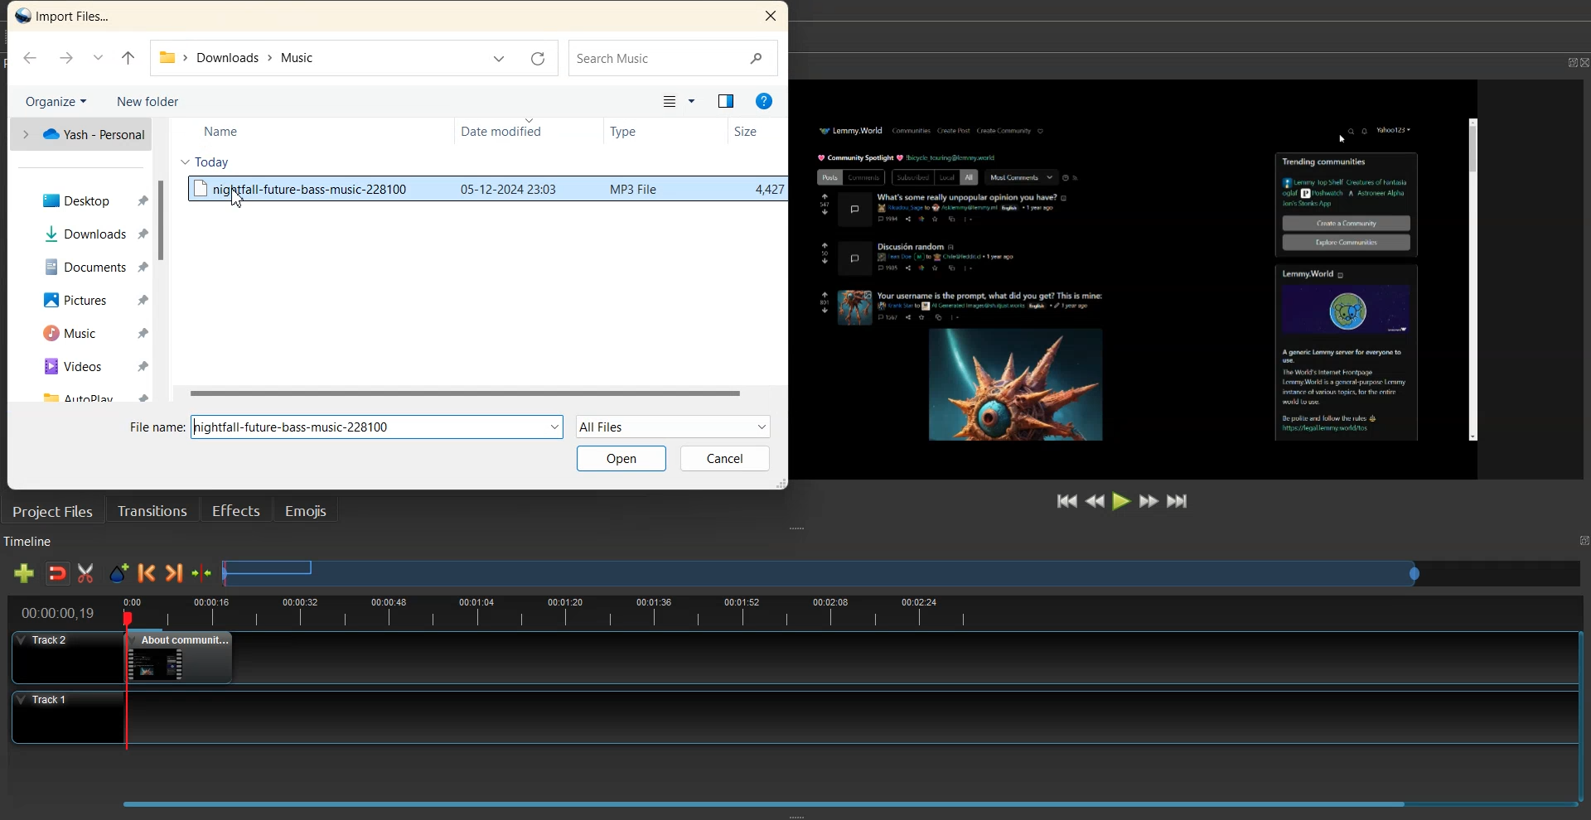 The height and width of the screenshot is (820, 1591). Describe the element at coordinates (539, 59) in the screenshot. I see `Refresh` at that location.